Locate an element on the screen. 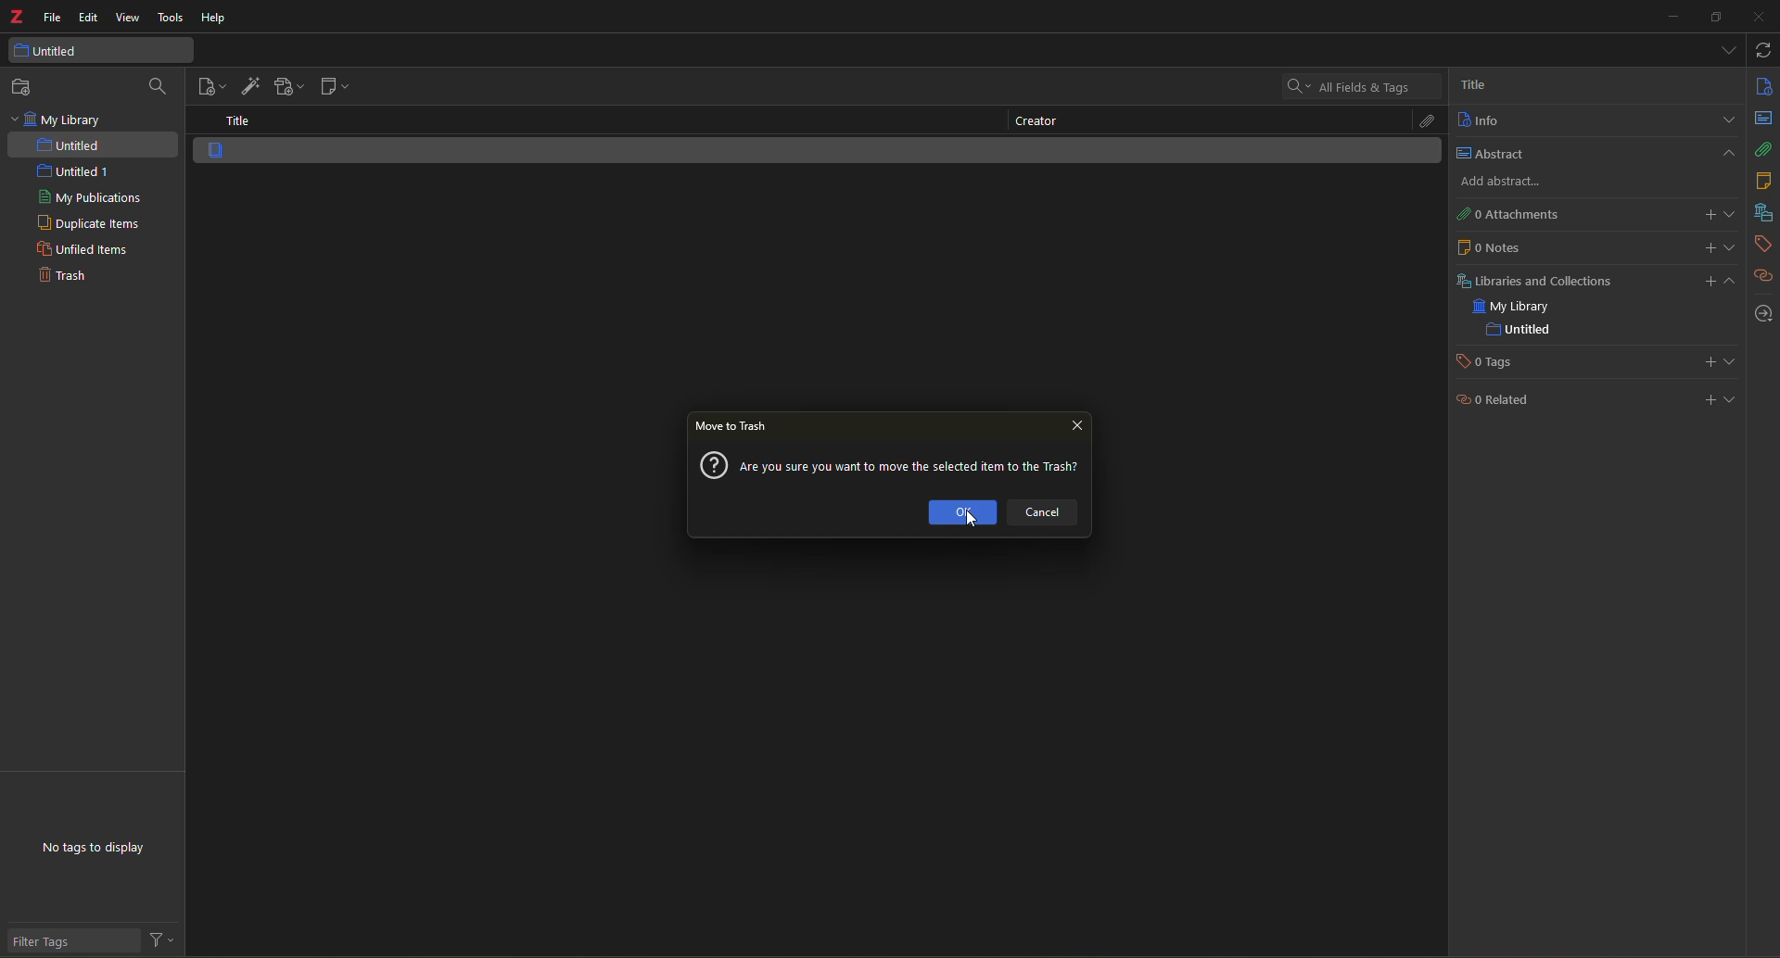 The image size is (1780, 958). untitled 1 is located at coordinates (65, 171).